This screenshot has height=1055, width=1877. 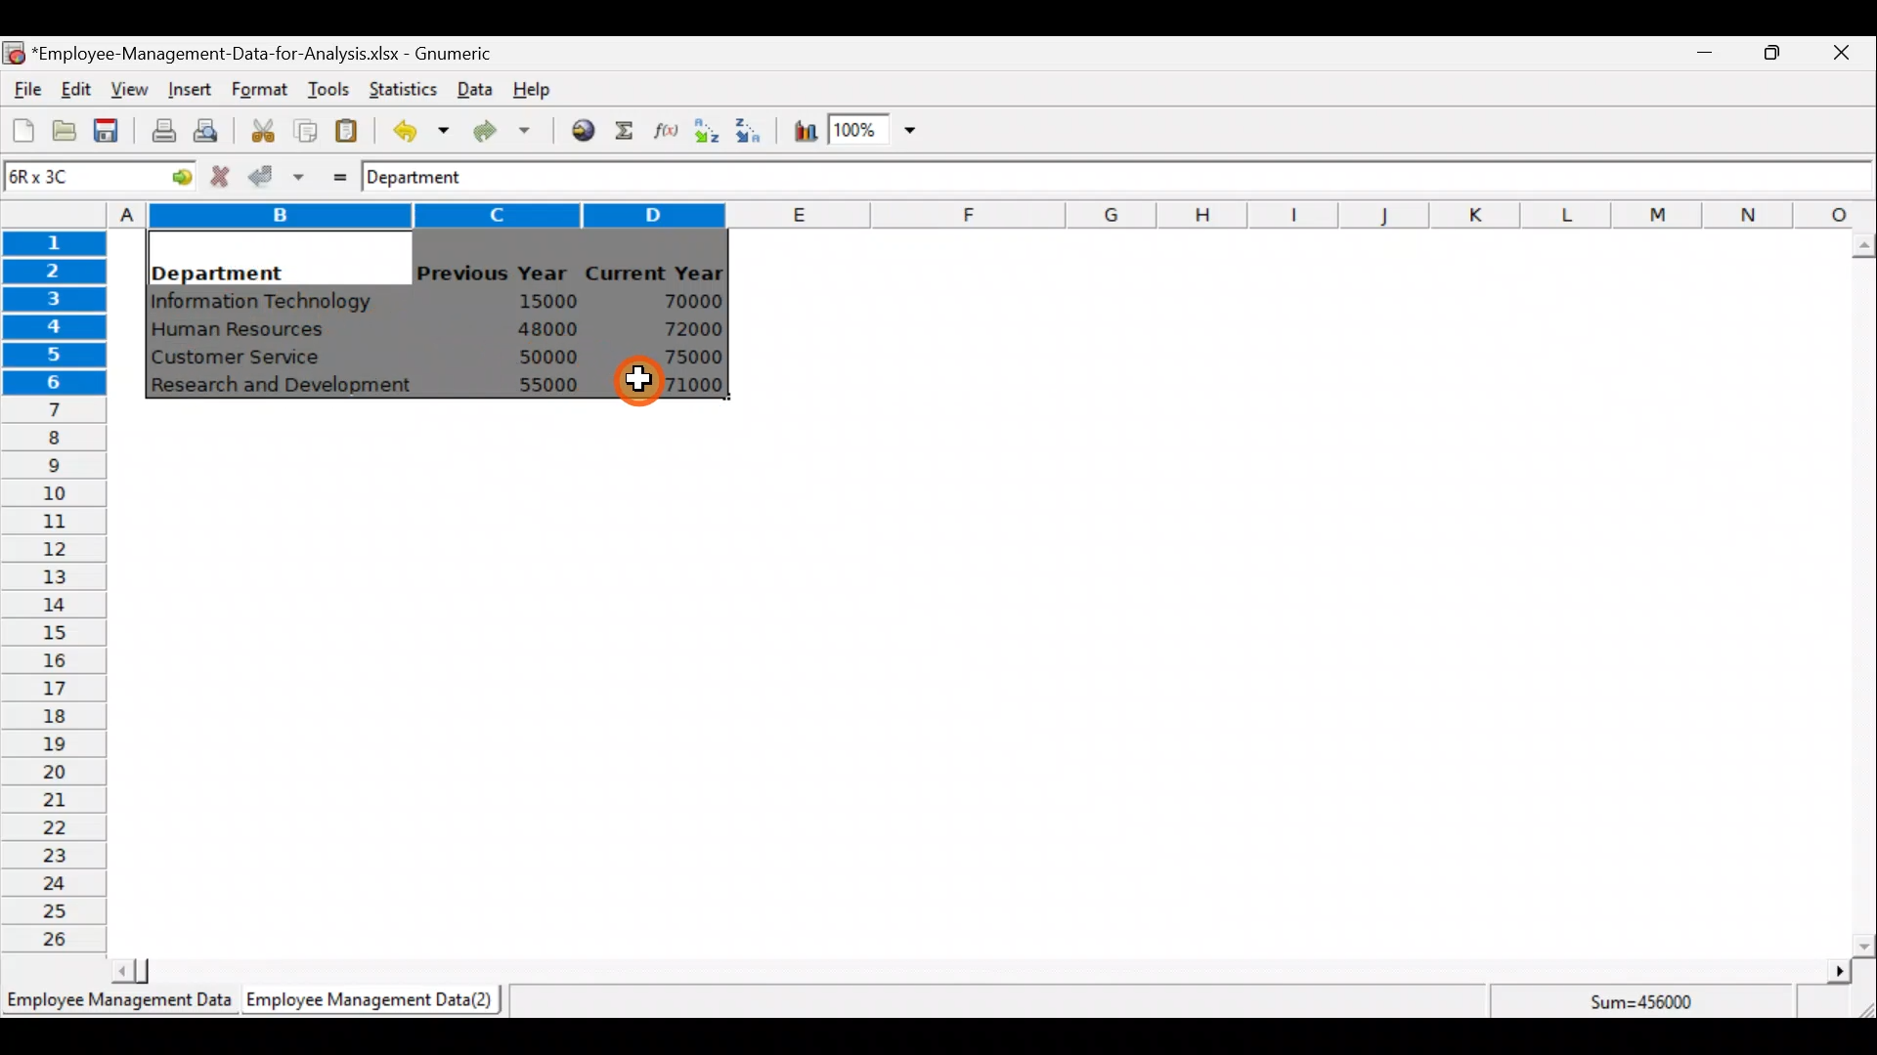 I want to click on Employee Management Data (2), so click(x=374, y=1000).